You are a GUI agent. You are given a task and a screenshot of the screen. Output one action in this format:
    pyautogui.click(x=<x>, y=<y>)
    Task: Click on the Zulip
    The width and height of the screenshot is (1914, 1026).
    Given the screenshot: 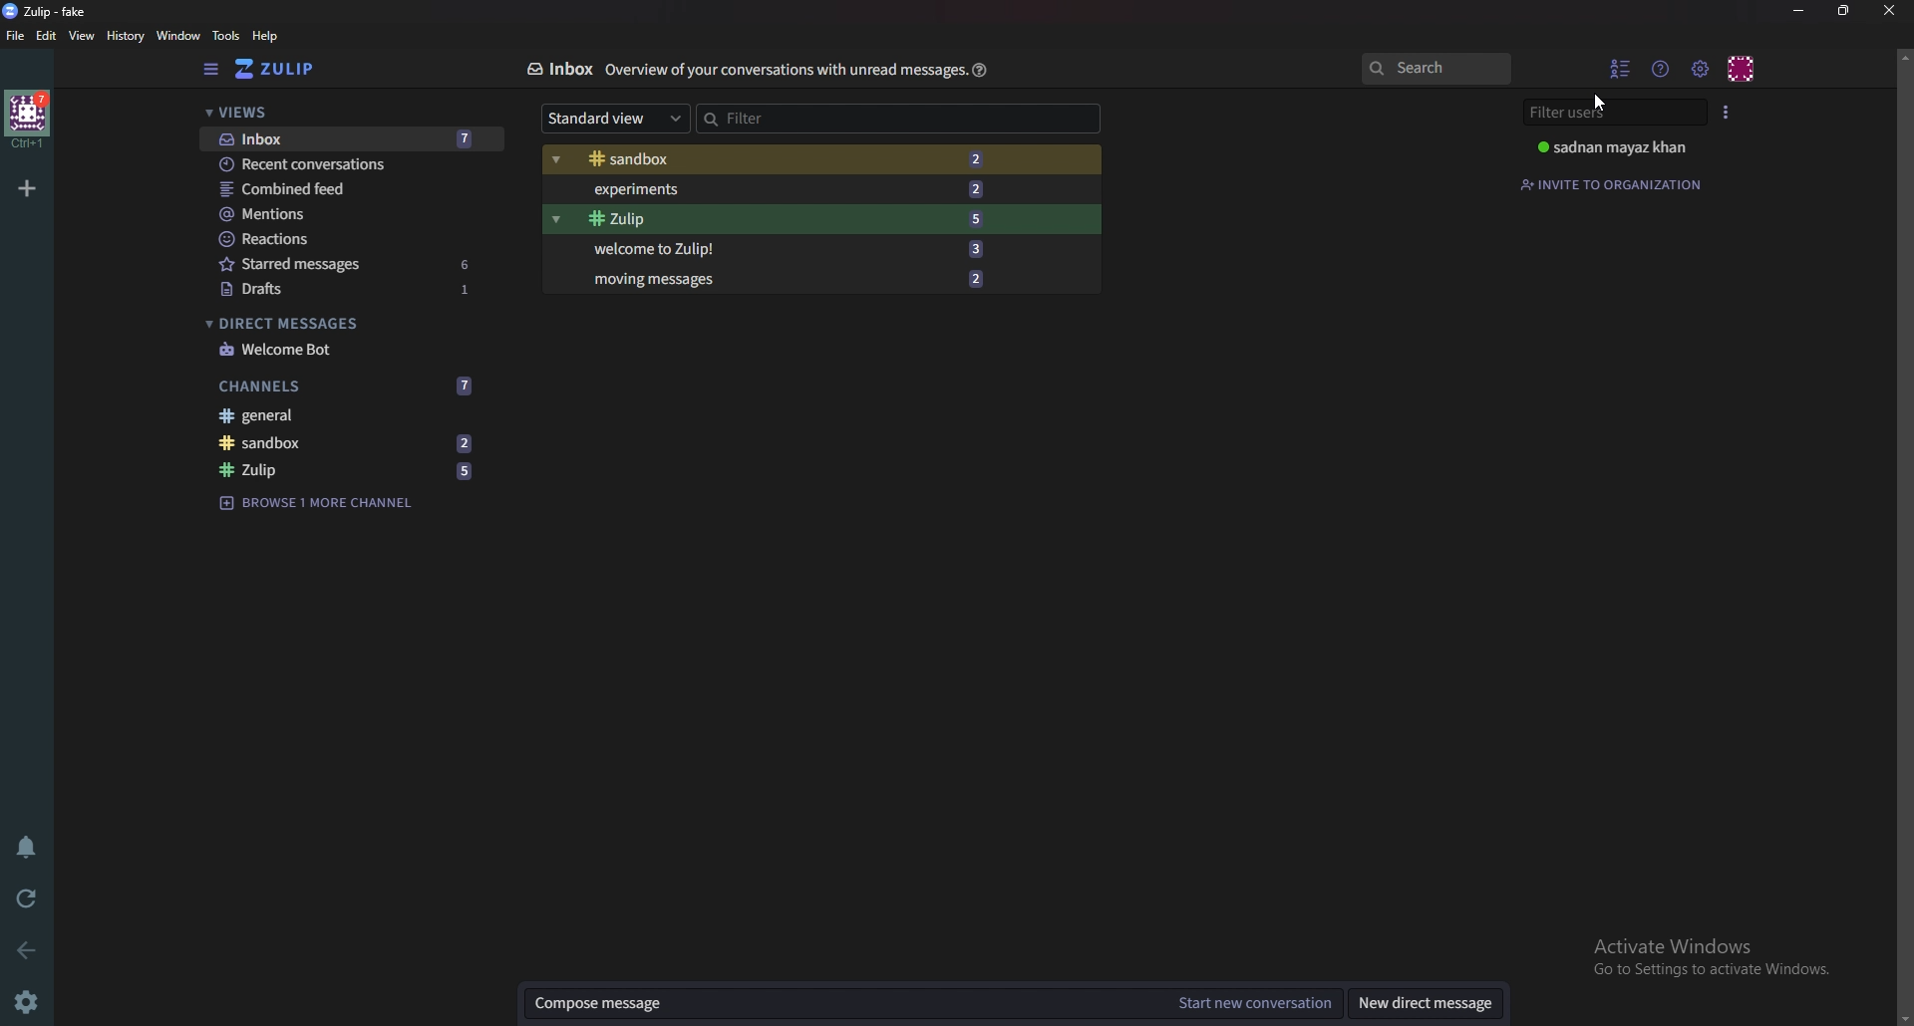 What is the action you would take?
    pyautogui.click(x=347, y=472)
    